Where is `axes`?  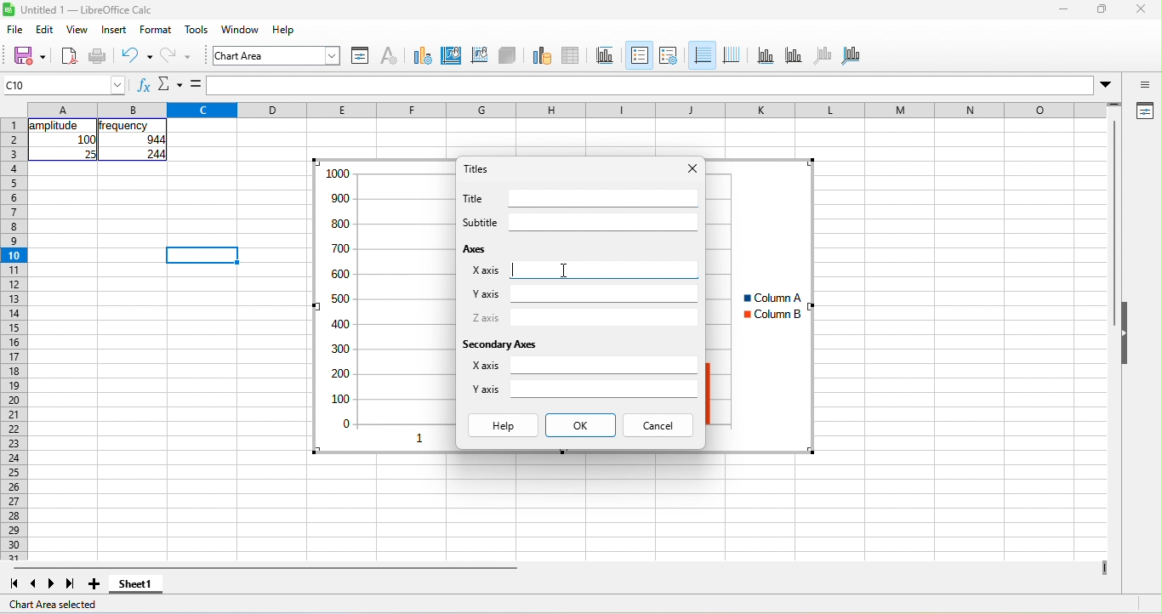 axes is located at coordinates (476, 248).